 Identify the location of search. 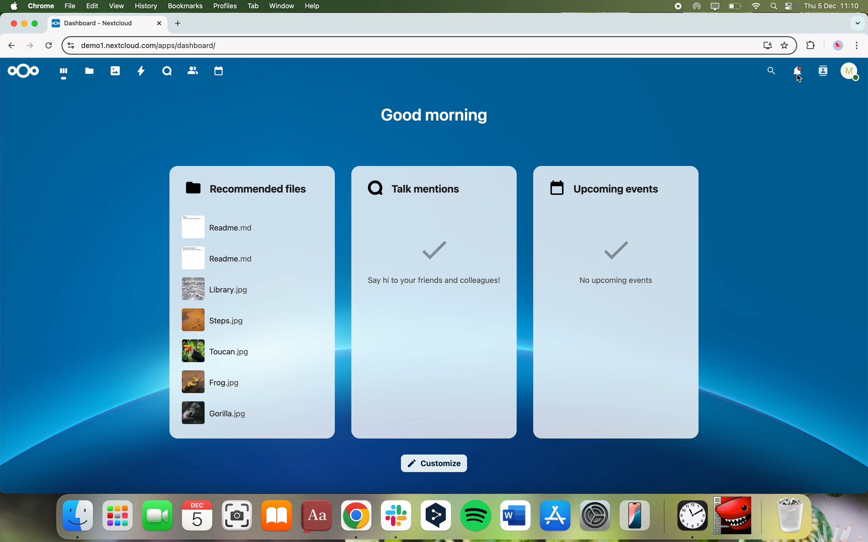
(769, 71).